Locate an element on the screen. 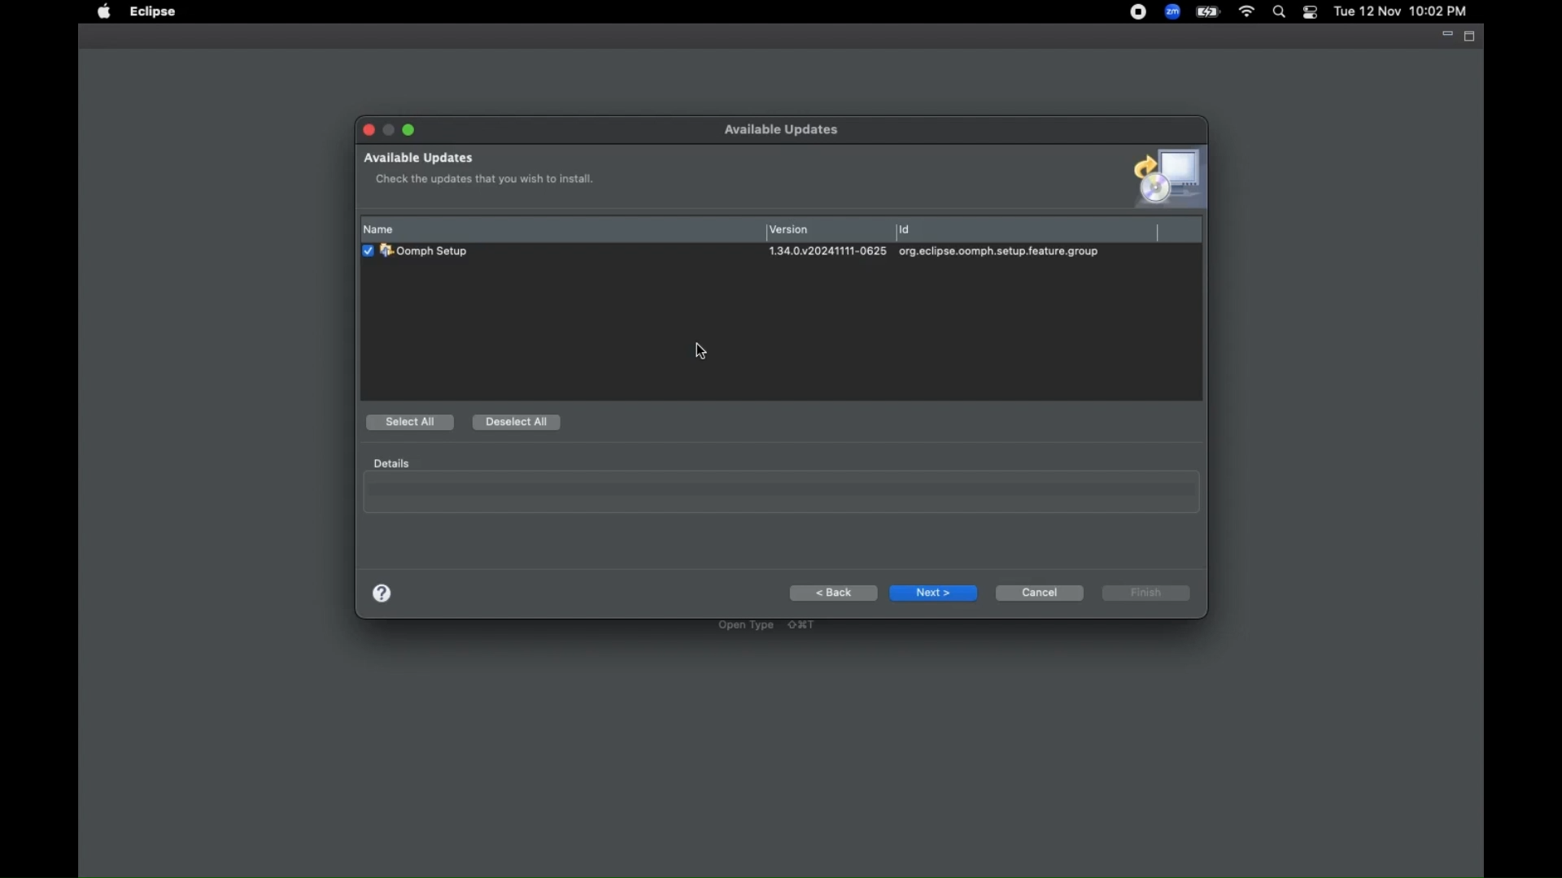 This screenshot has width=1562, height=878. Toggle on/off is located at coordinates (1309, 12).